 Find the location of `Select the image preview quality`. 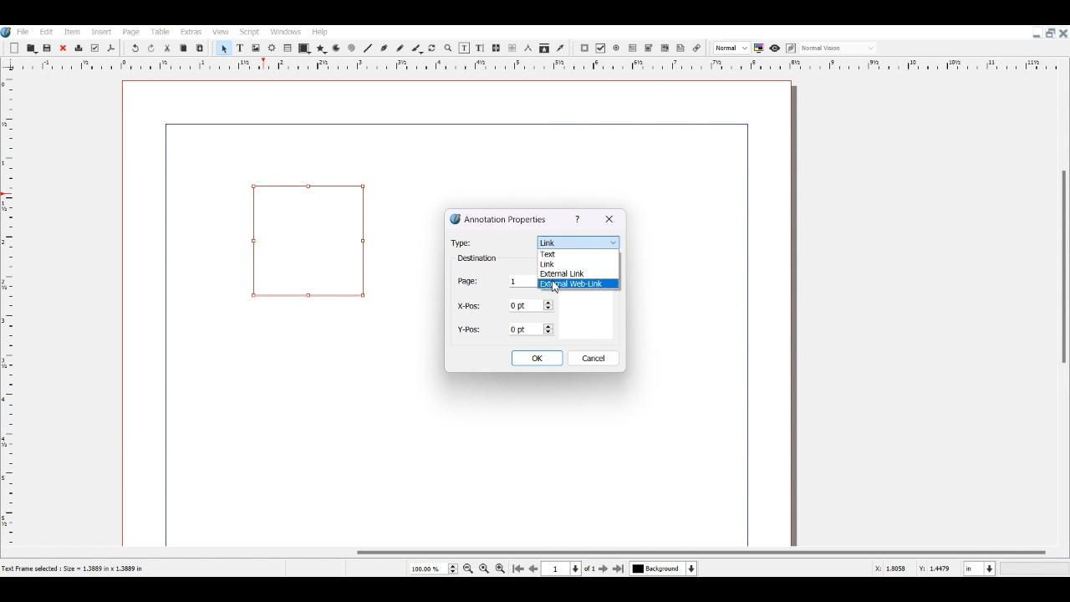

Select the image preview quality is located at coordinates (731, 48).